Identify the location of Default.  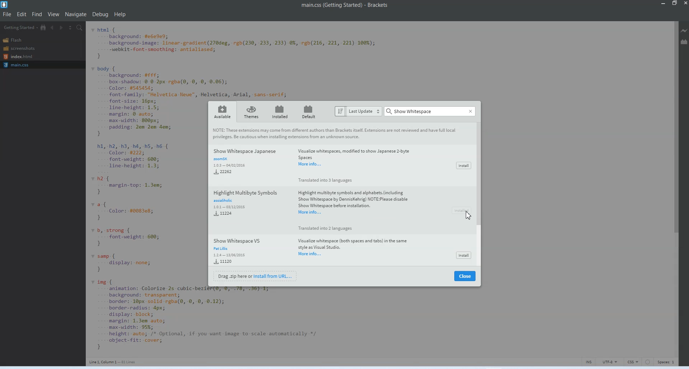
(310, 111).